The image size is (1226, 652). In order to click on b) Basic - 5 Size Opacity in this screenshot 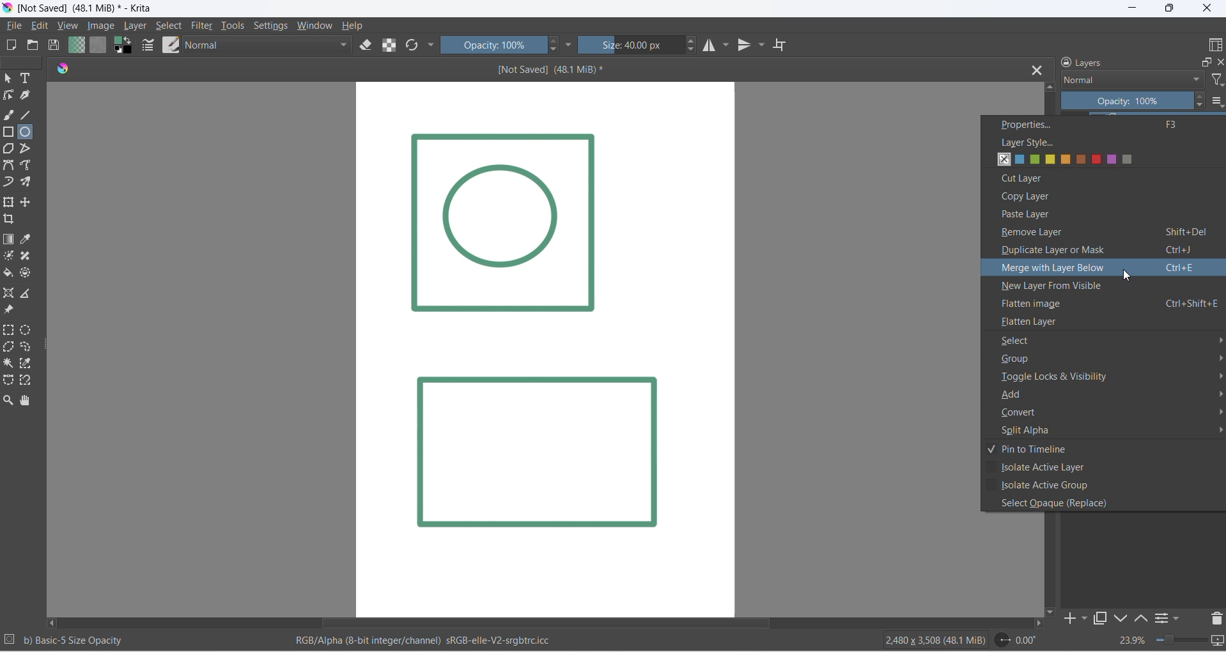, I will do `click(80, 641)`.